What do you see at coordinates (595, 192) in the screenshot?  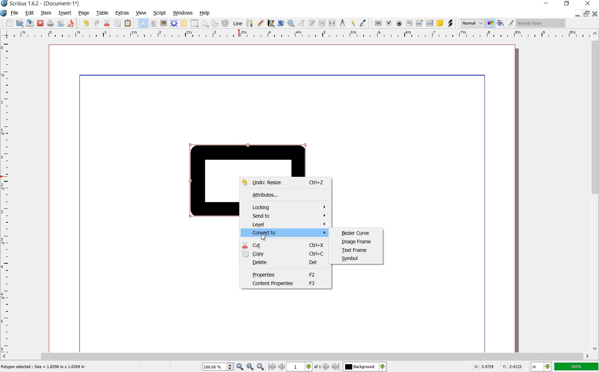 I see `scrollbar` at bounding box center [595, 192].